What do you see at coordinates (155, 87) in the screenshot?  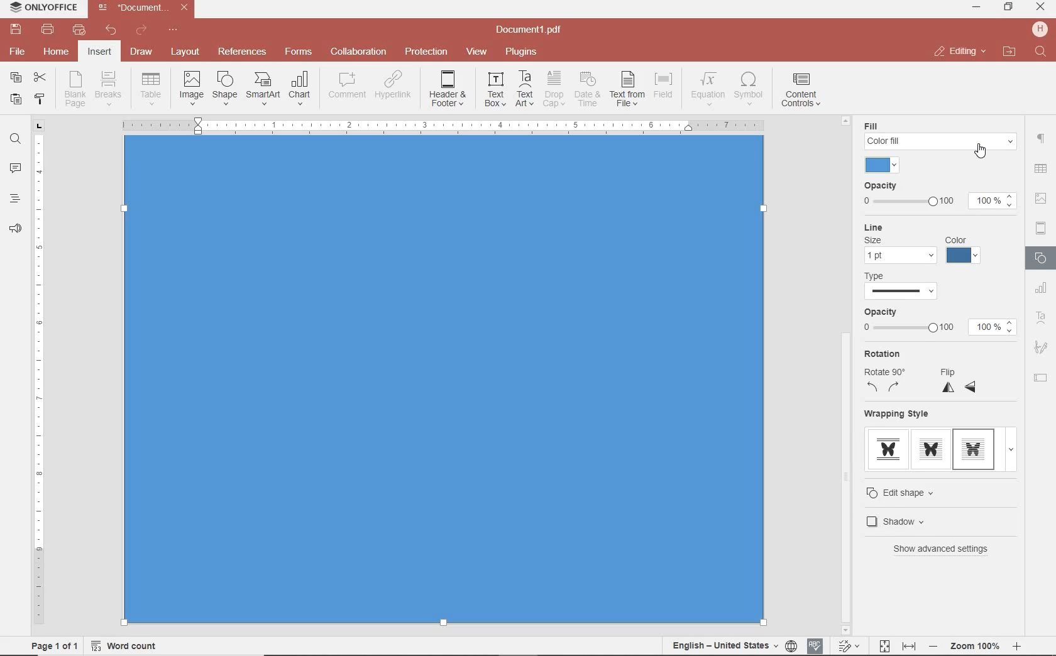 I see `insert drop down` at bounding box center [155, 87].